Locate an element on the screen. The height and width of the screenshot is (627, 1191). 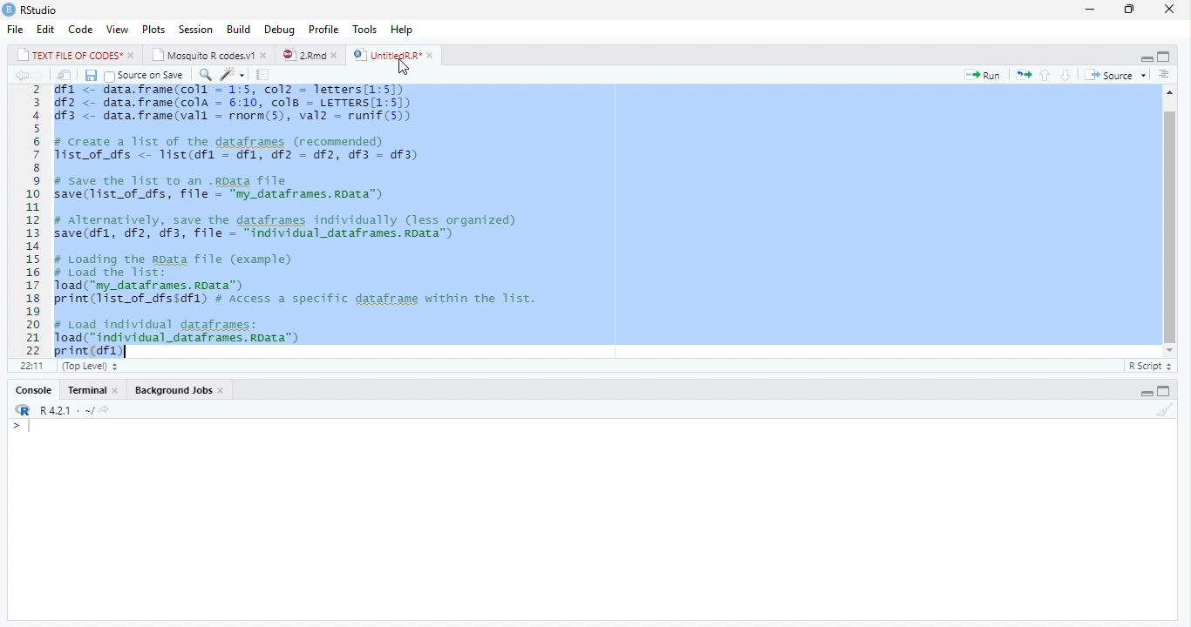
R 4.2.1 - ~/ is located at coordinates (58, 409).